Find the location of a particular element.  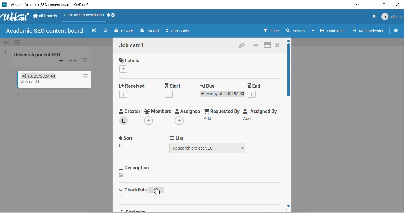

subtasks is located at coordinates (132, 211).